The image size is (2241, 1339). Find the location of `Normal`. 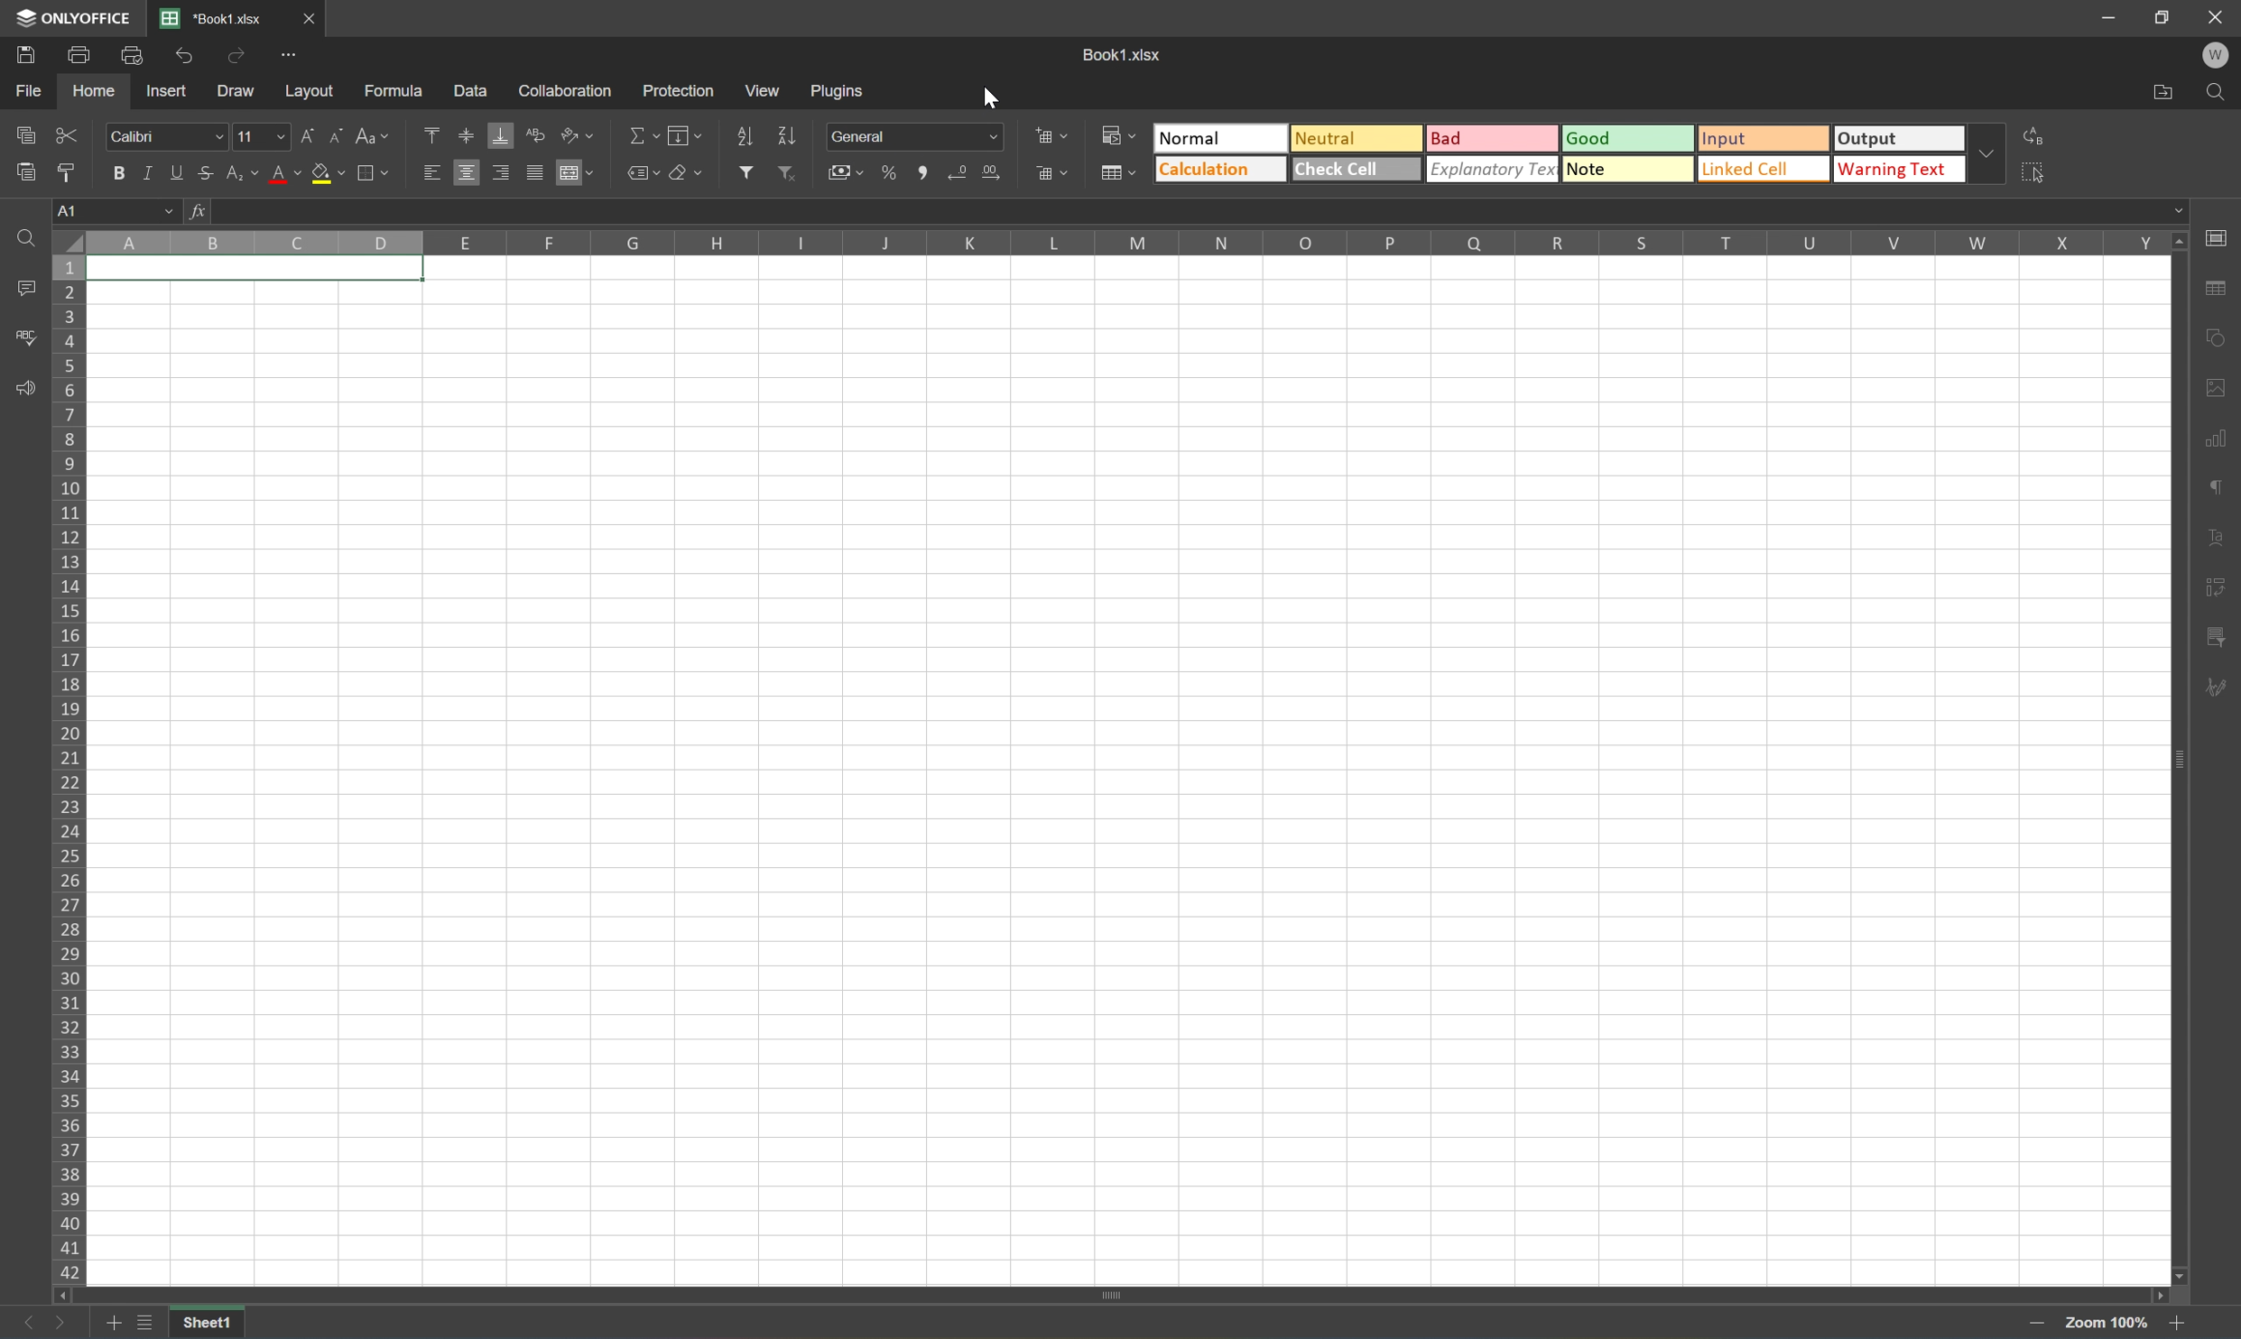

Normal is located at coordinates (1222, 138).